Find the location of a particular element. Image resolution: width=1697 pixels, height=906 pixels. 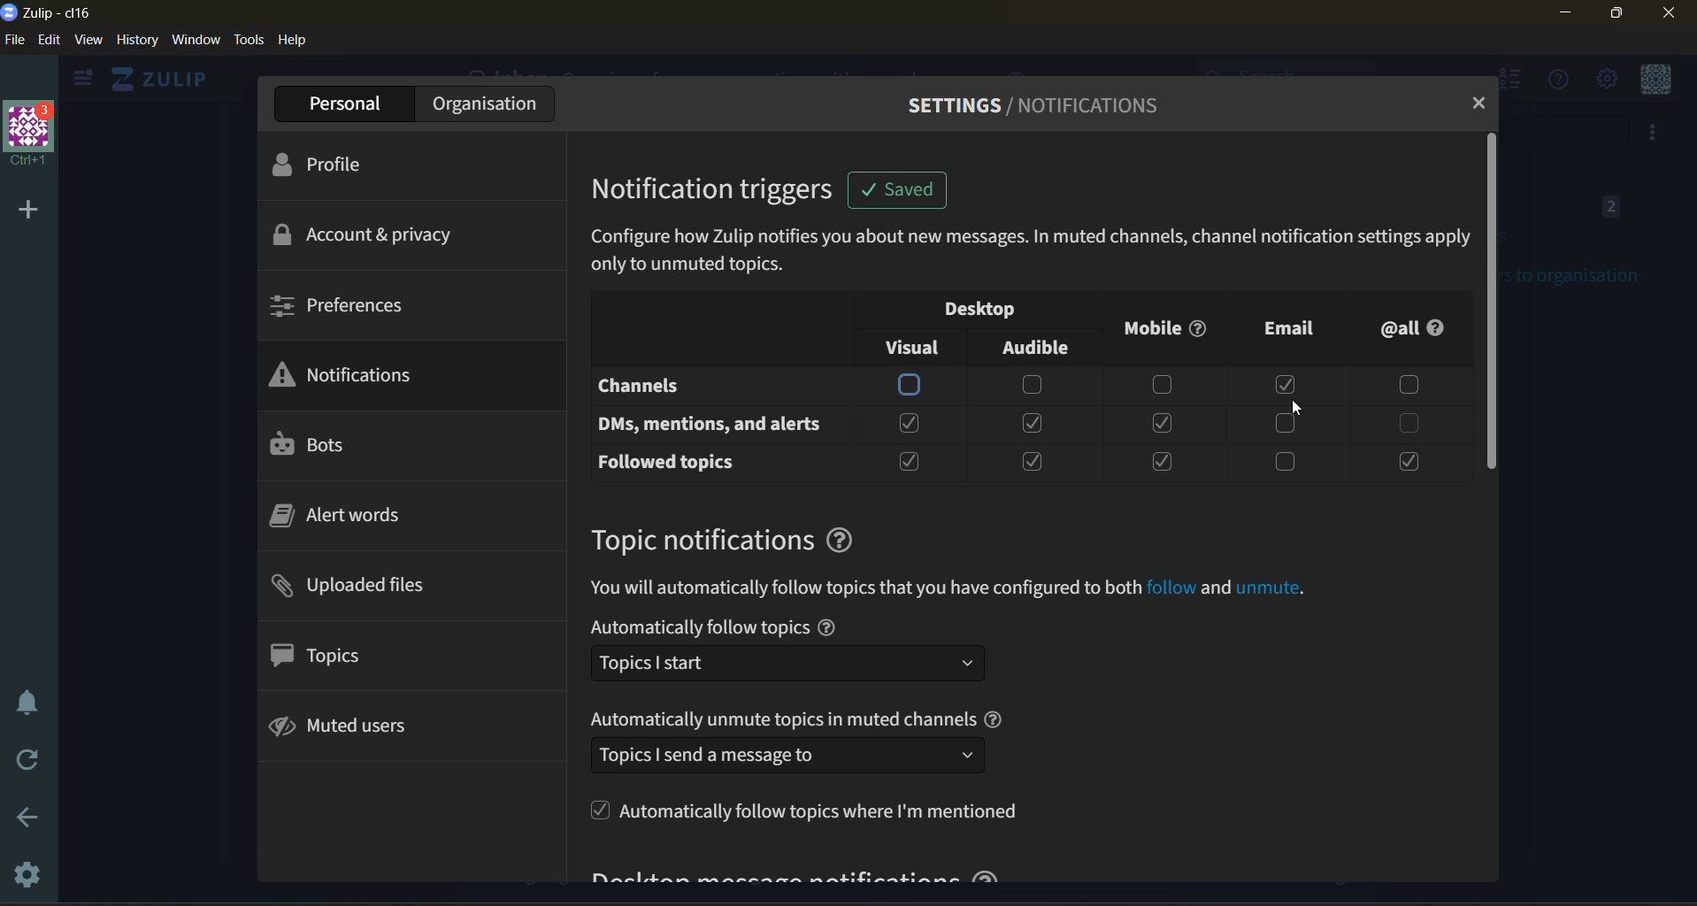

personal menu is located at coordinates (1658, 81).